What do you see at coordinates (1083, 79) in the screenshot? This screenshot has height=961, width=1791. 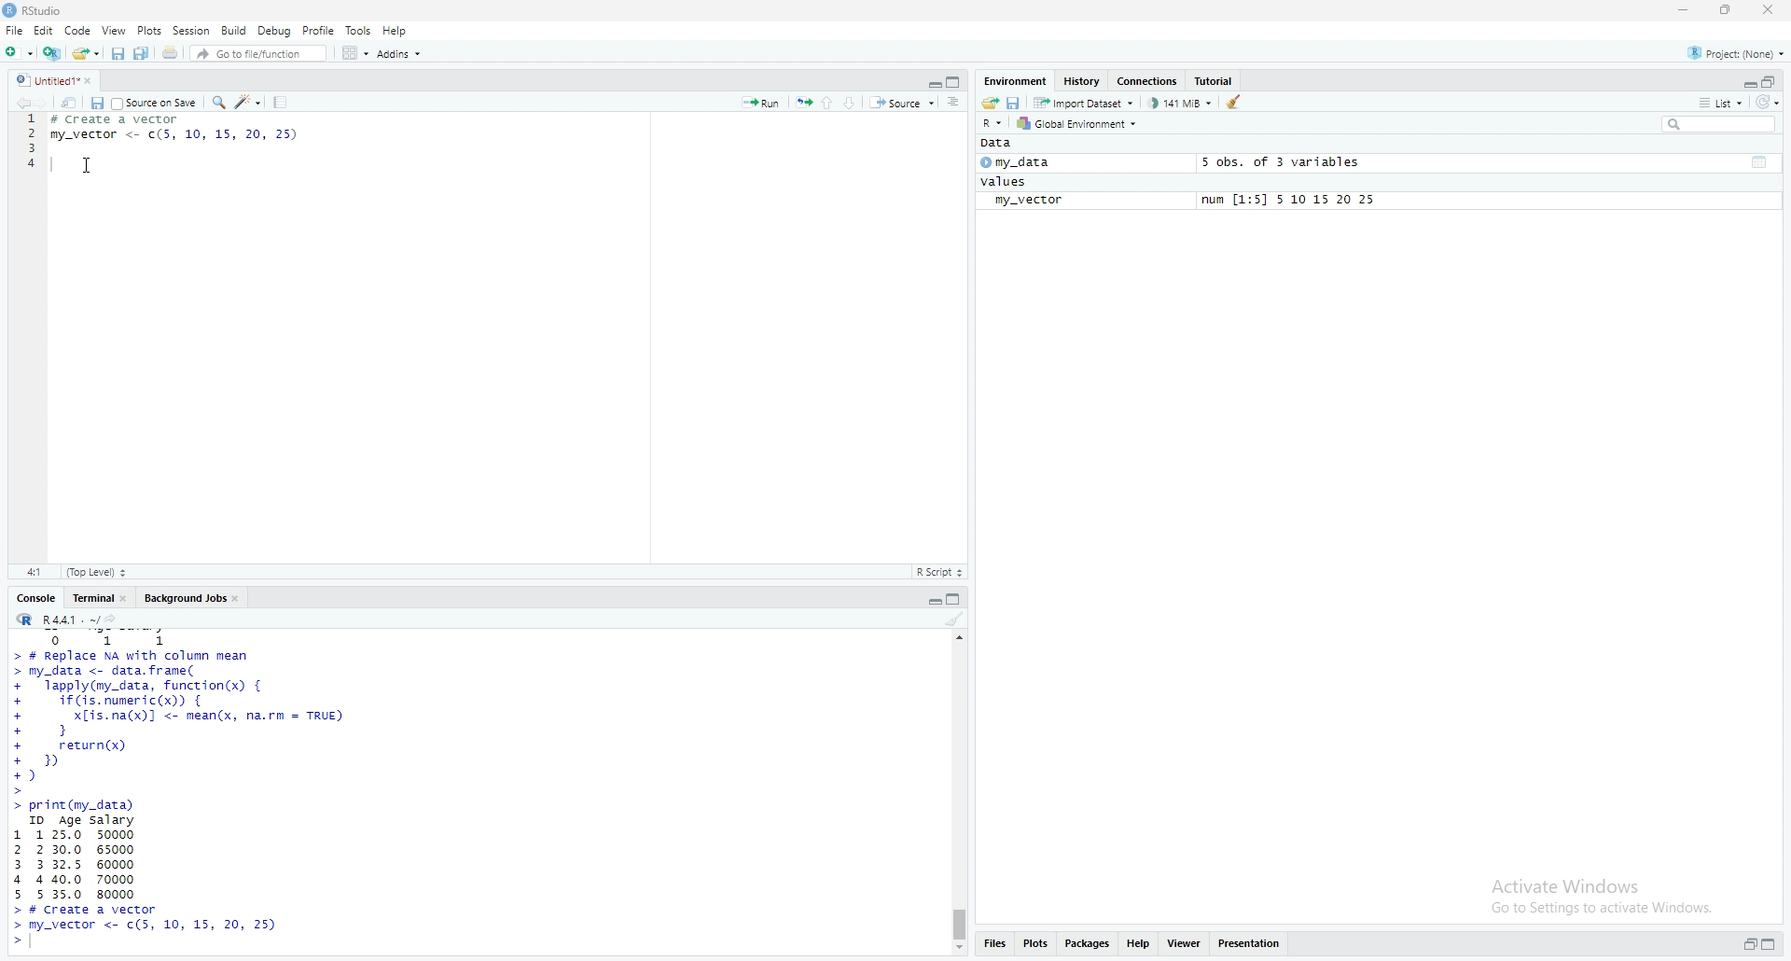 I see `History` at bounding box center [1083, 79].